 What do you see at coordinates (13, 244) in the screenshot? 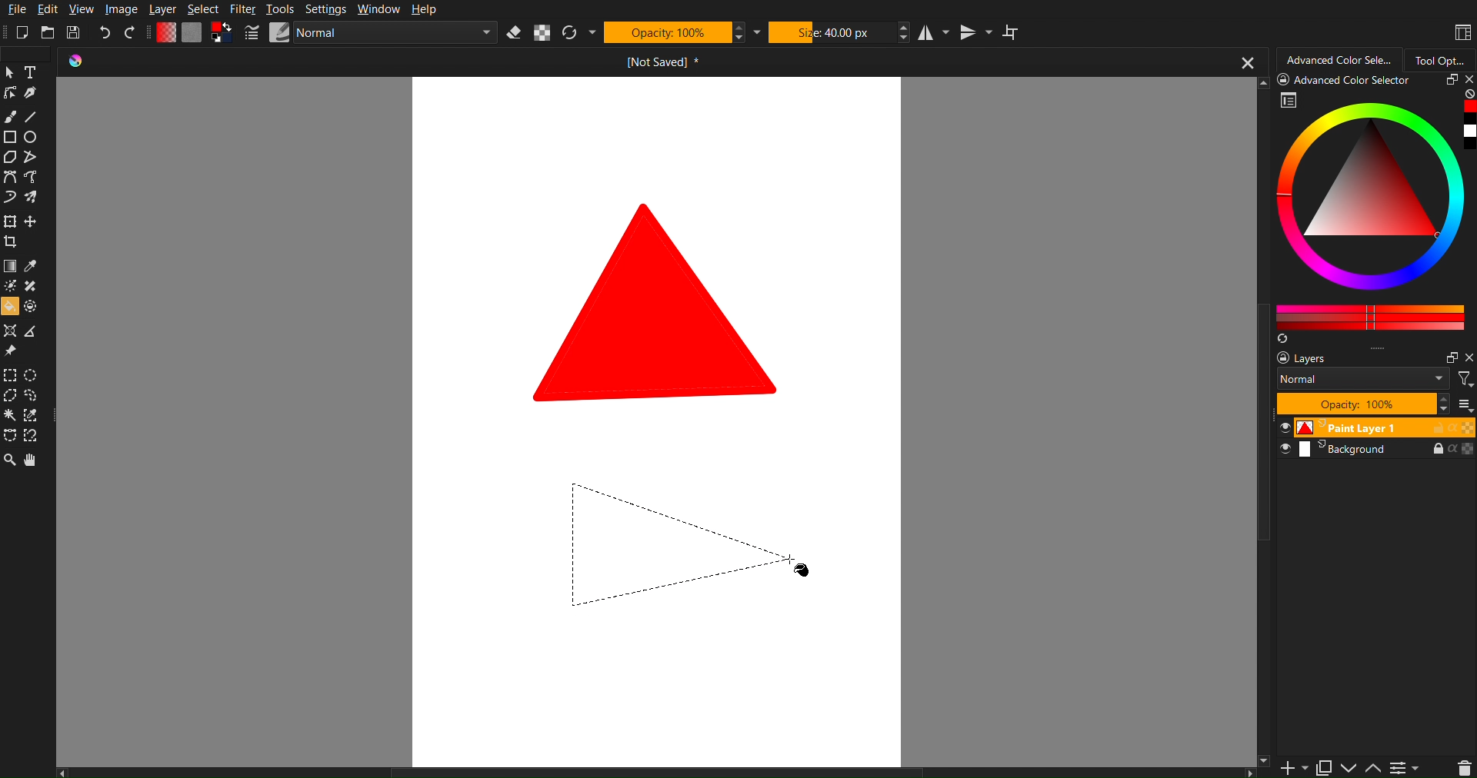
I see `Crop` at bounding box center [13, 244].